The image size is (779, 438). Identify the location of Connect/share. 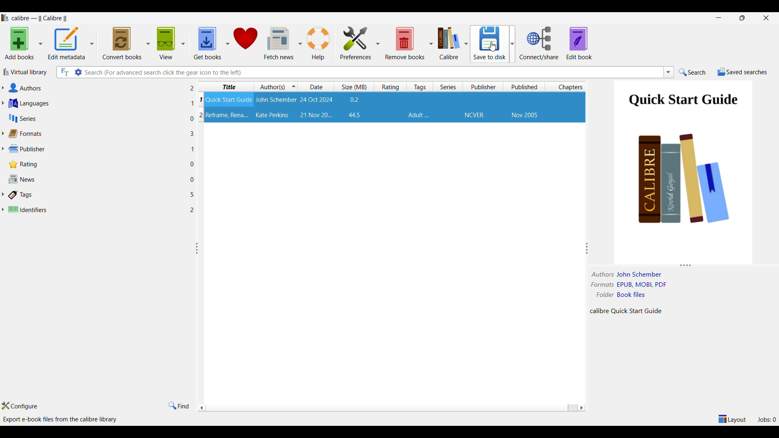
(540, 43).